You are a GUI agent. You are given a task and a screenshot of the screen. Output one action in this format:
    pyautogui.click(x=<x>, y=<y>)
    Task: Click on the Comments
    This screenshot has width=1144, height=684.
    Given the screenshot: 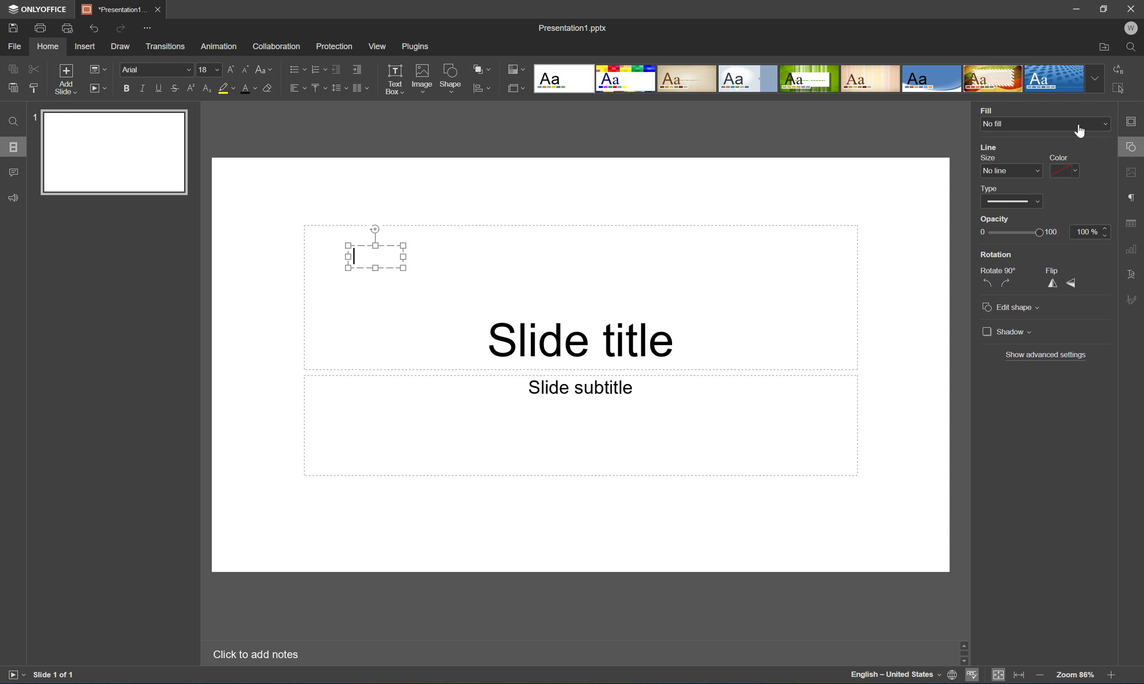 What is the action you would take?
    pyautogui.click(x=13, y=173)
    